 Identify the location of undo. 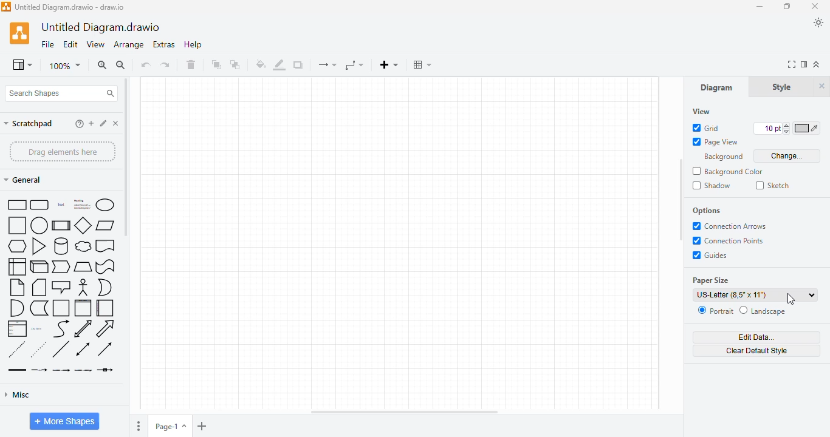
(145, 64).